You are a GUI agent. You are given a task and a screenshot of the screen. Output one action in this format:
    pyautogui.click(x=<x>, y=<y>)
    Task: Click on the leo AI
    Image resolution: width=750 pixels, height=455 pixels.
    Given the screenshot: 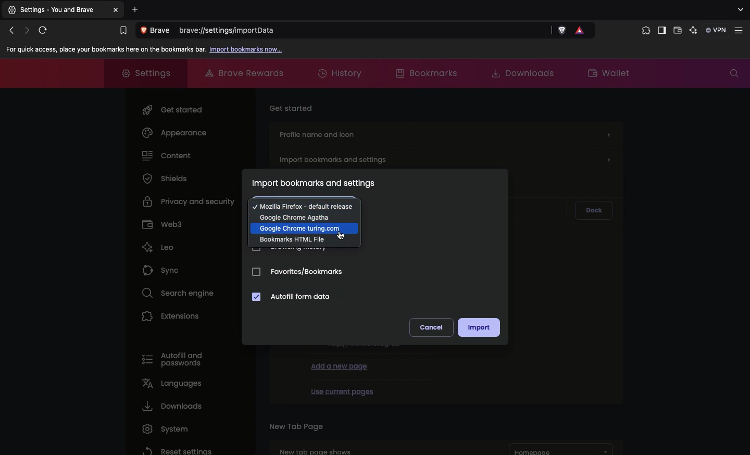 What is the action you would take?
    pyautogui.click(x=693, y=31)
    